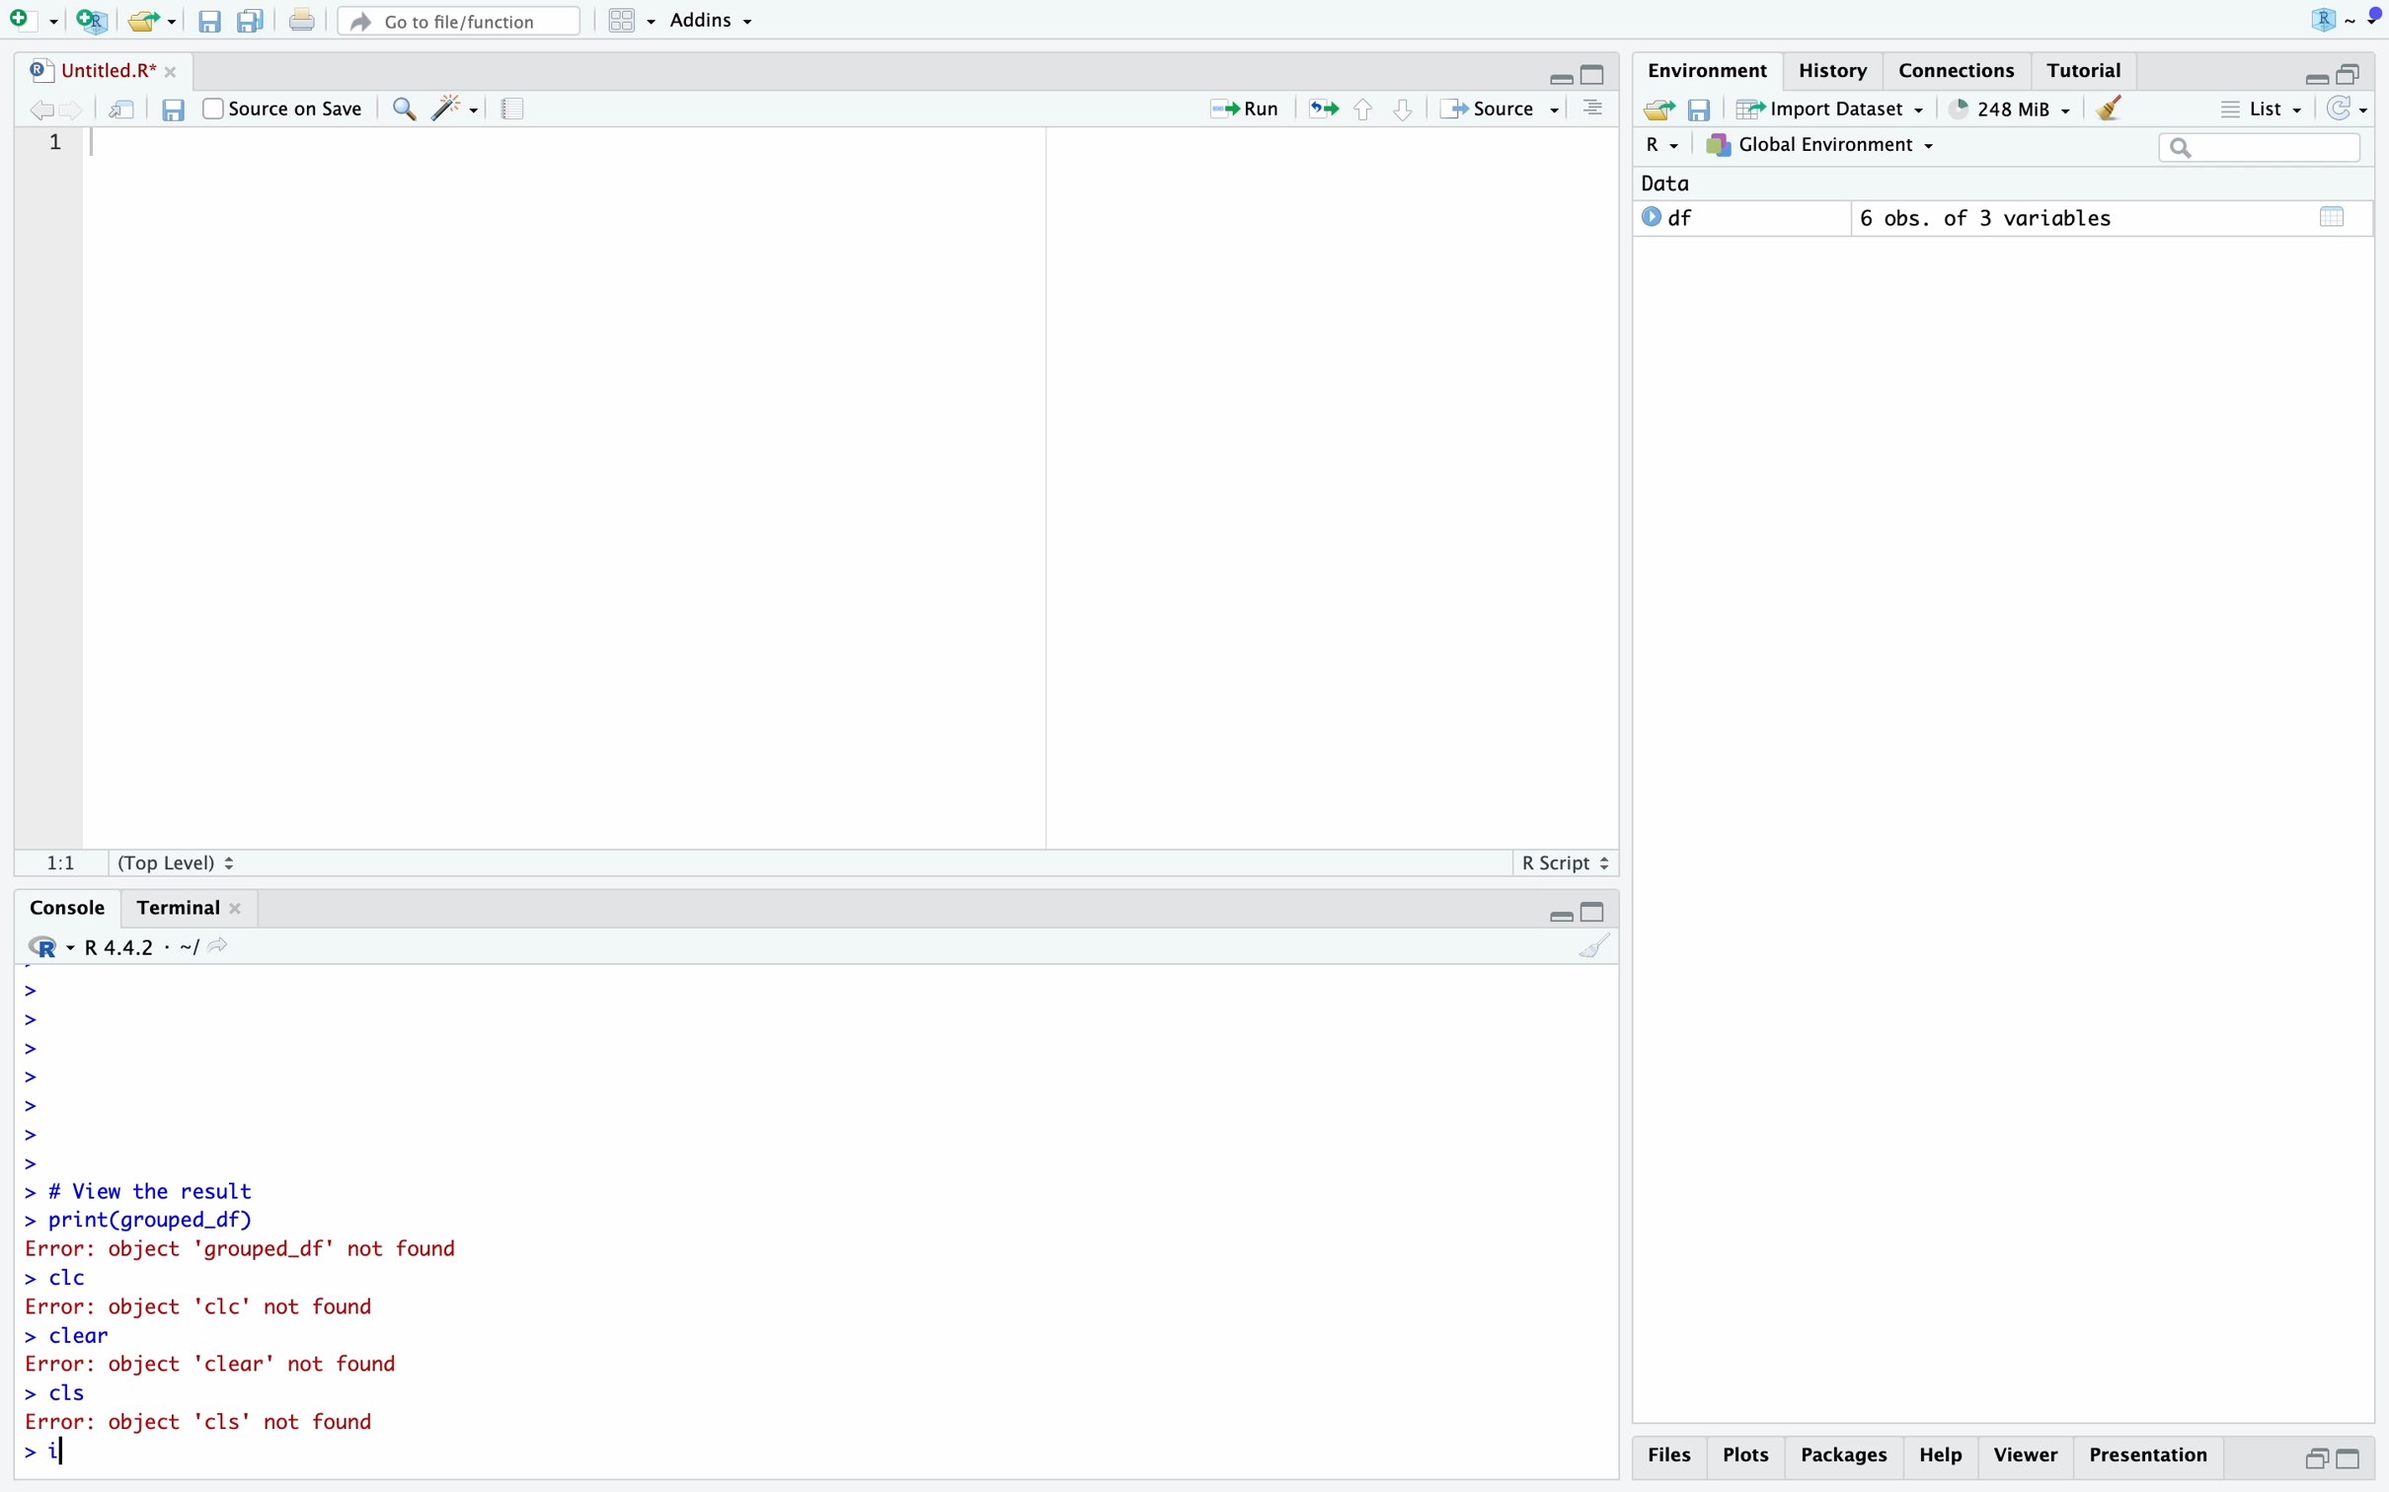  I want to click on Go to next section, so click(1402, 108).